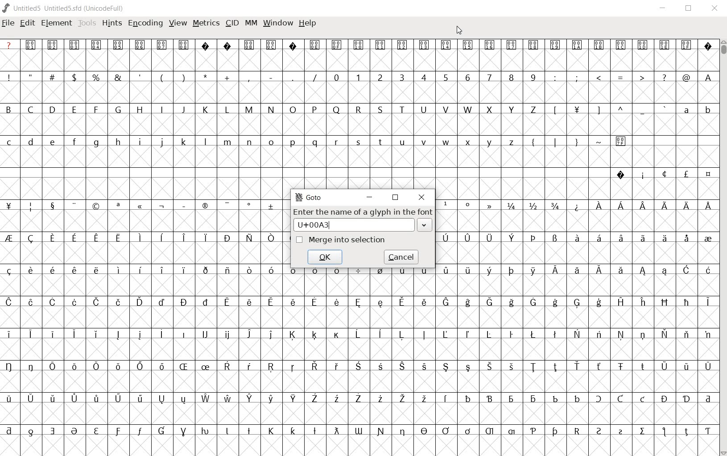 The image size is (727, 456). What do you see at coordinates (533, 142) in the screenshot?
I see `{` at bounding box center [533, 142].